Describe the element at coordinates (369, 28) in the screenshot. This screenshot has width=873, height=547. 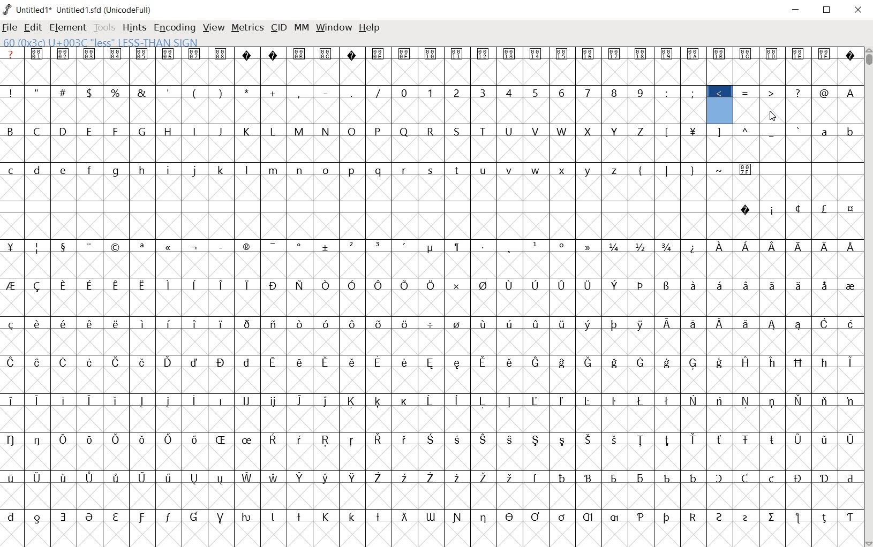
I see `help` at that location.